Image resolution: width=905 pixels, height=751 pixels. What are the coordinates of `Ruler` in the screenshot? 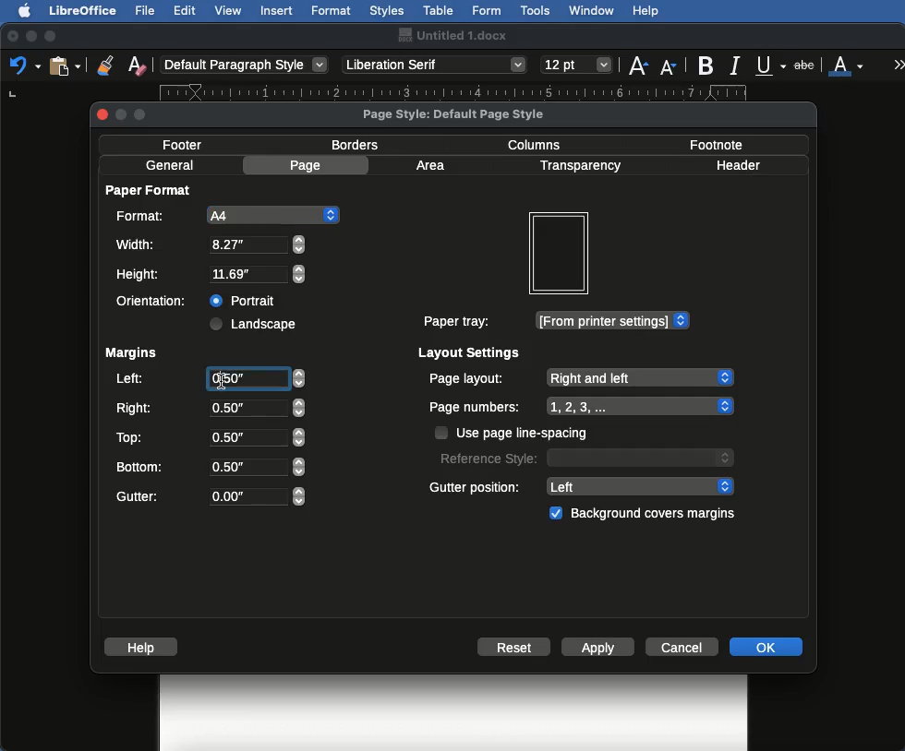 It's located at (467, 94).